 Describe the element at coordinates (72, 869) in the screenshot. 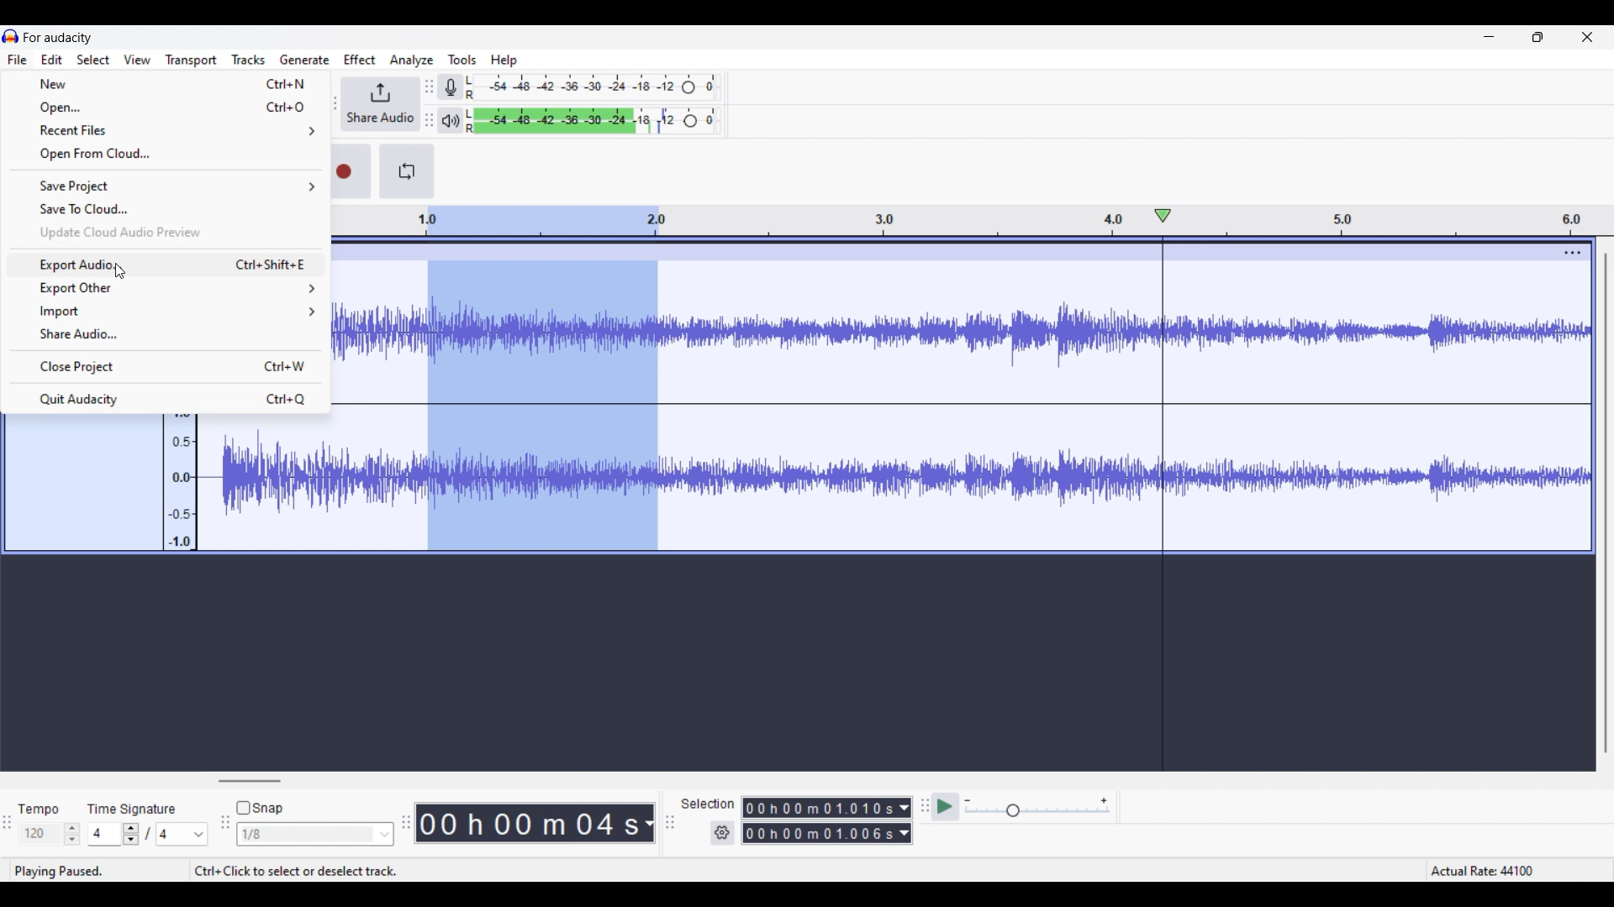

I see `playing paused` at that location.